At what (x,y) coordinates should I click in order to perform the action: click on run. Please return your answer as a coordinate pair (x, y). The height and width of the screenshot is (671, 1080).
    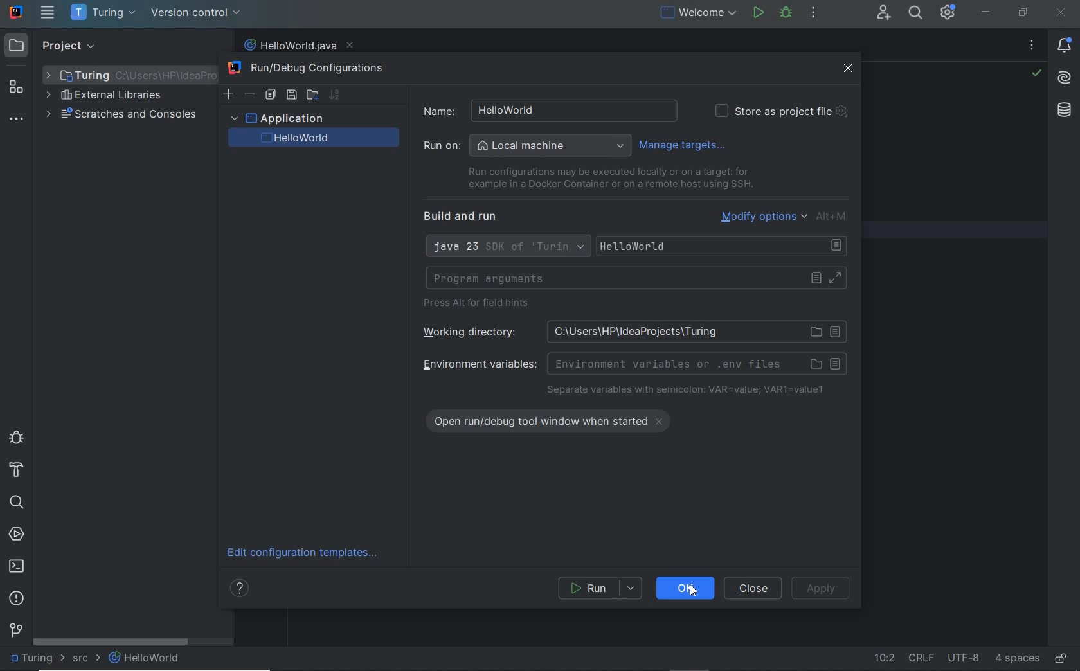
    Looking at the image, I should click on (601, 588).